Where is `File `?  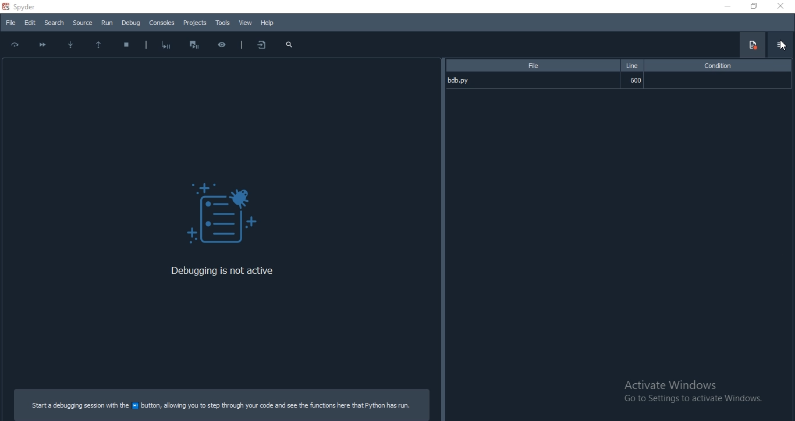
File  is located at coordinates (10, 24).